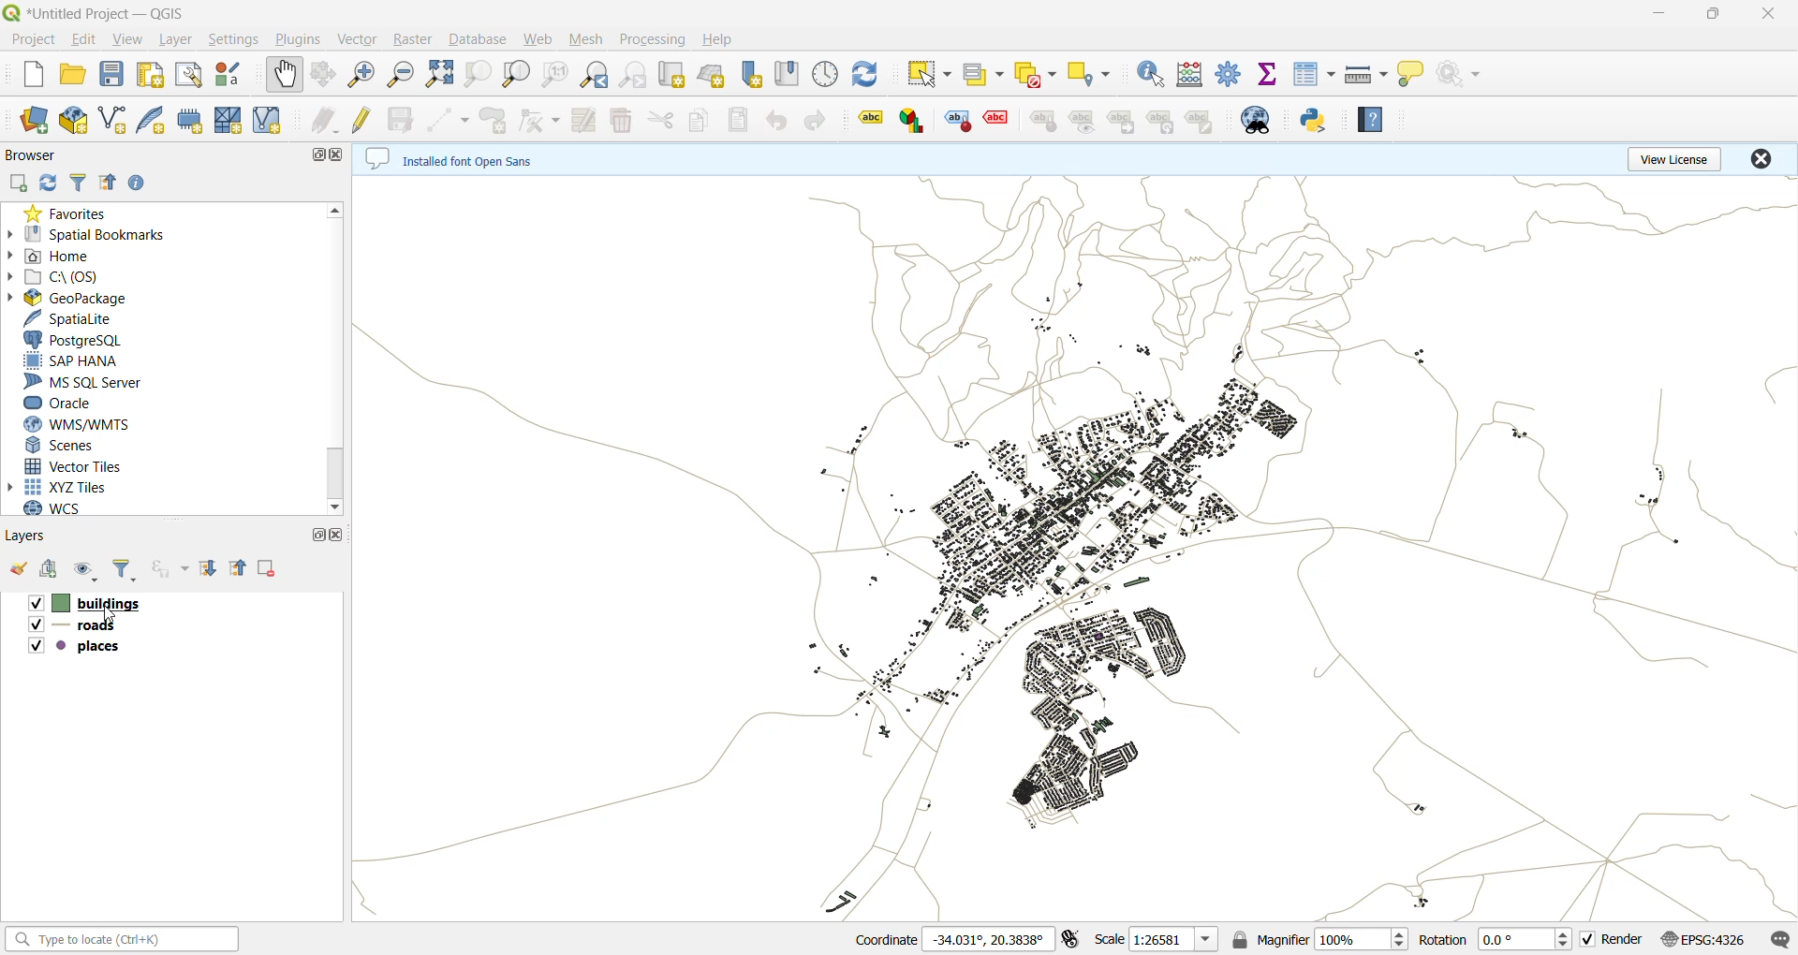  Describe the element at coordinates (337, 535) in the screenshot. I see `close` at that location.